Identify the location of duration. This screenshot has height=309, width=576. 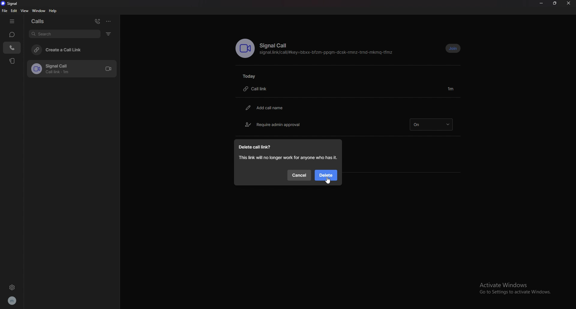
(452, 88).